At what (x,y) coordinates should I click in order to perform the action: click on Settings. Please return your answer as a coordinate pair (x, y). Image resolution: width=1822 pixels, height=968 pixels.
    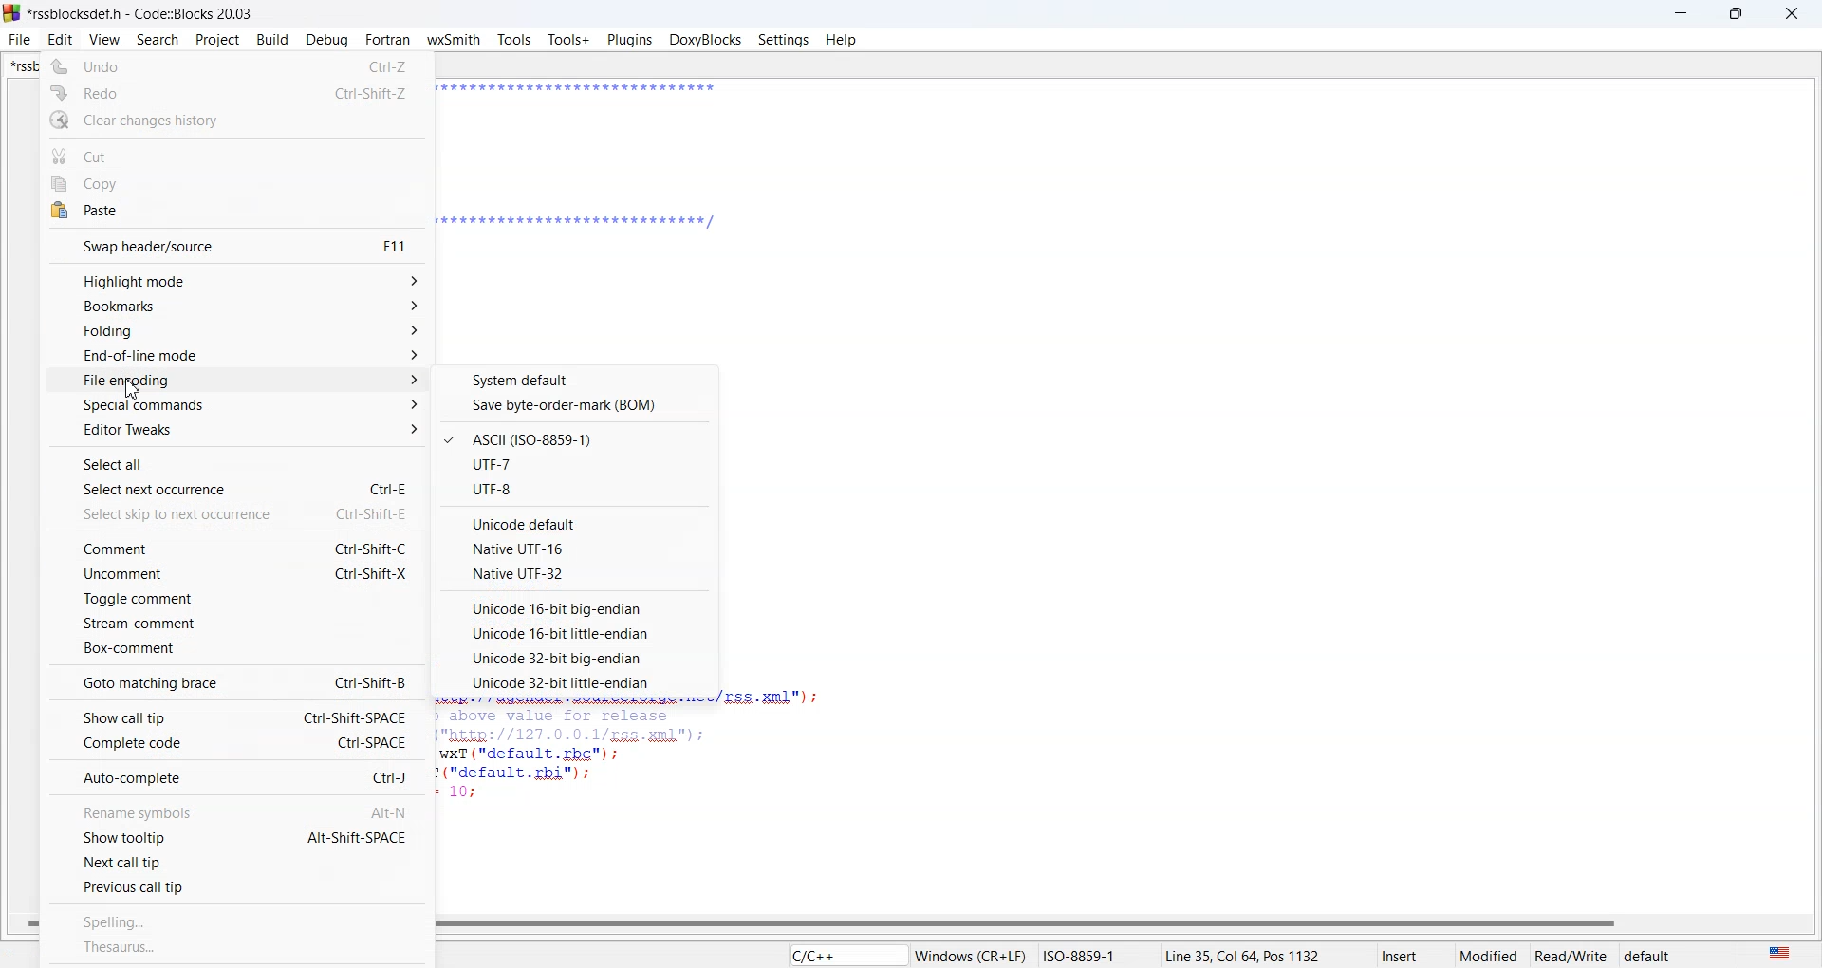
    Looking at the image, I should click on (784, 39).